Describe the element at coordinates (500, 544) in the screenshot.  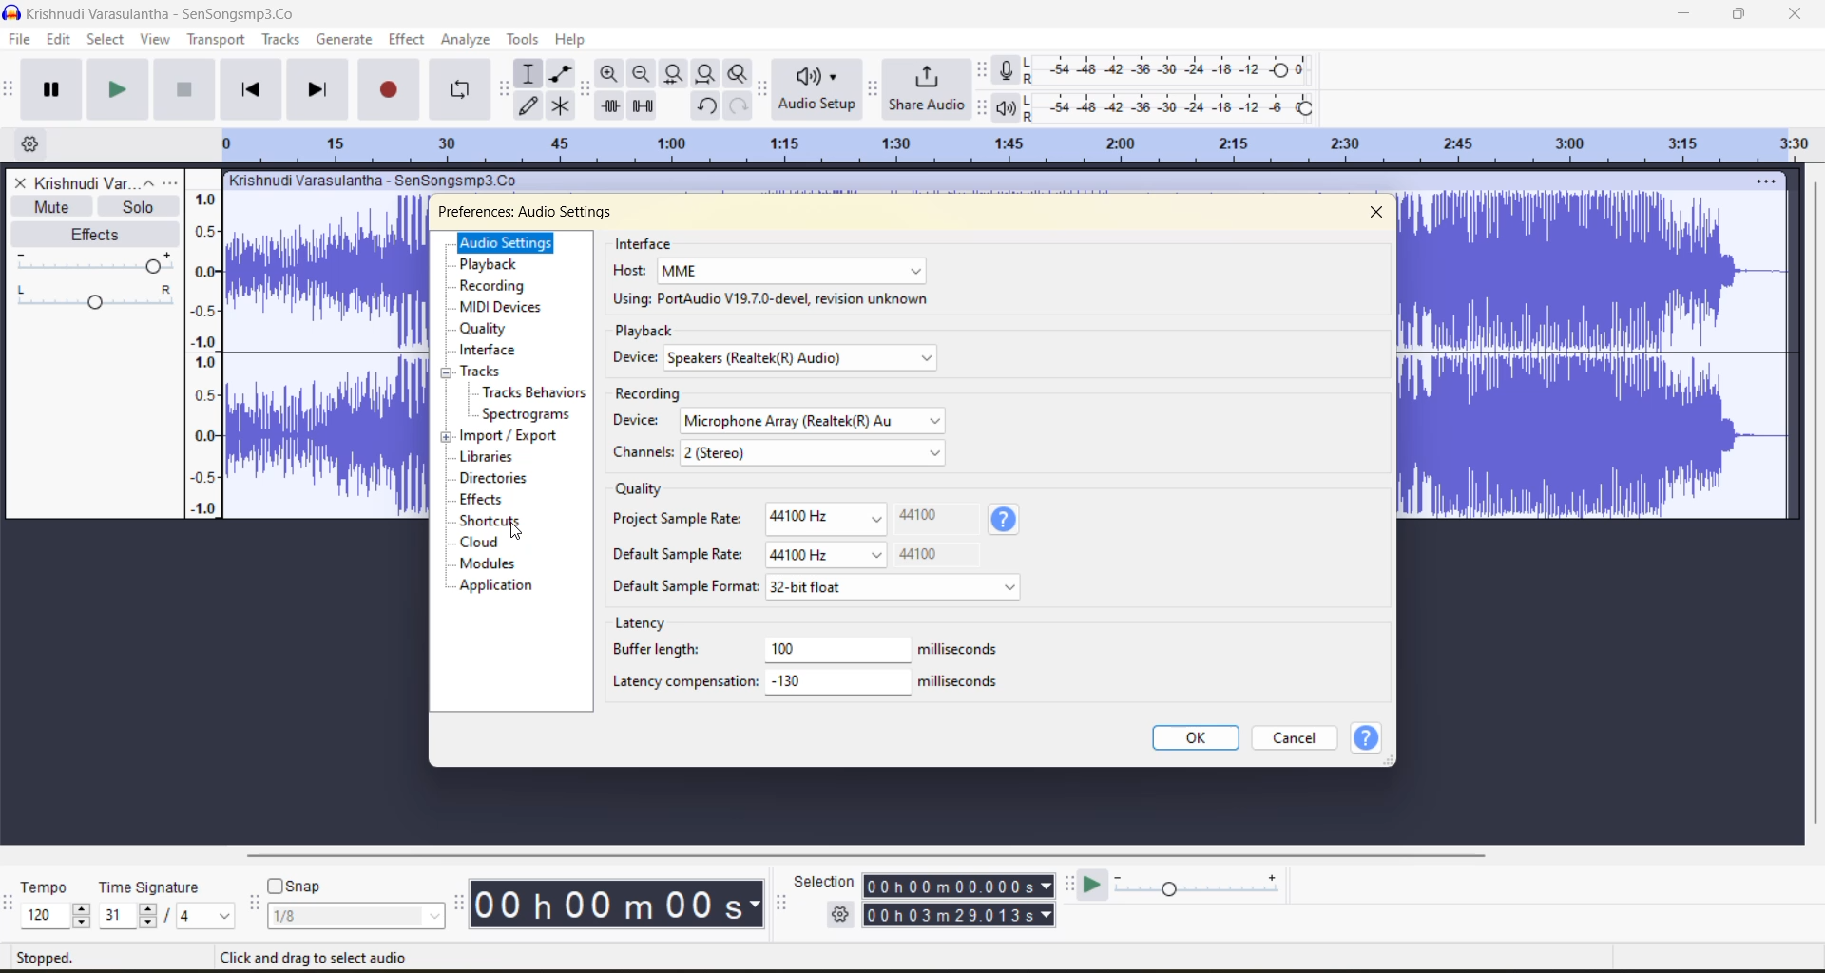
I see `cloud` at that location.